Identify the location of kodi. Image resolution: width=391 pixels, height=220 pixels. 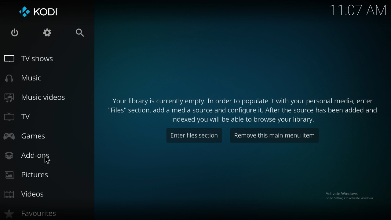
(38, 11).